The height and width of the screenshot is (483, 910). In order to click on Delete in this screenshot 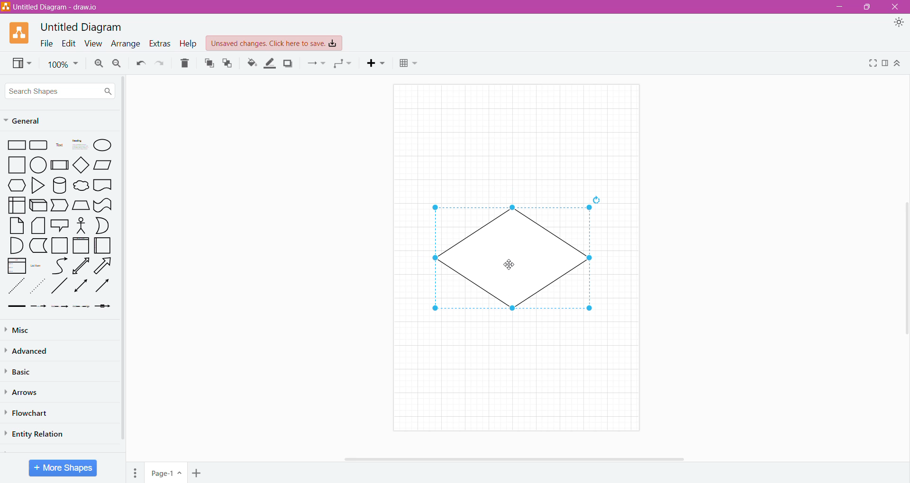, I will do `click(185, 63)`.